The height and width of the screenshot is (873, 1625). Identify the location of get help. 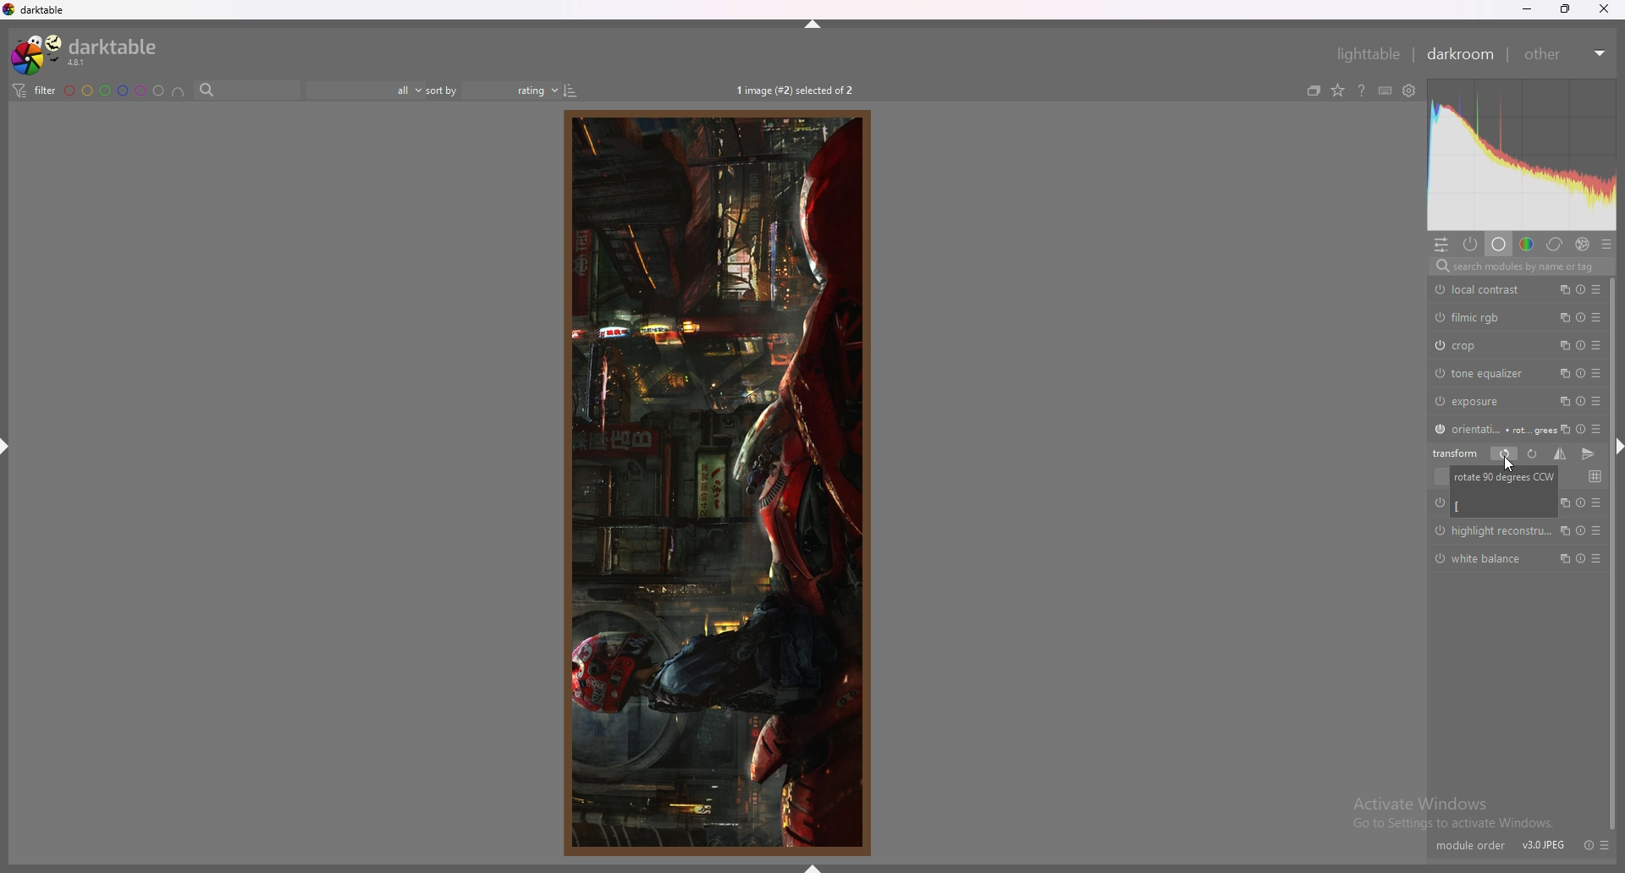
(1362, 91).